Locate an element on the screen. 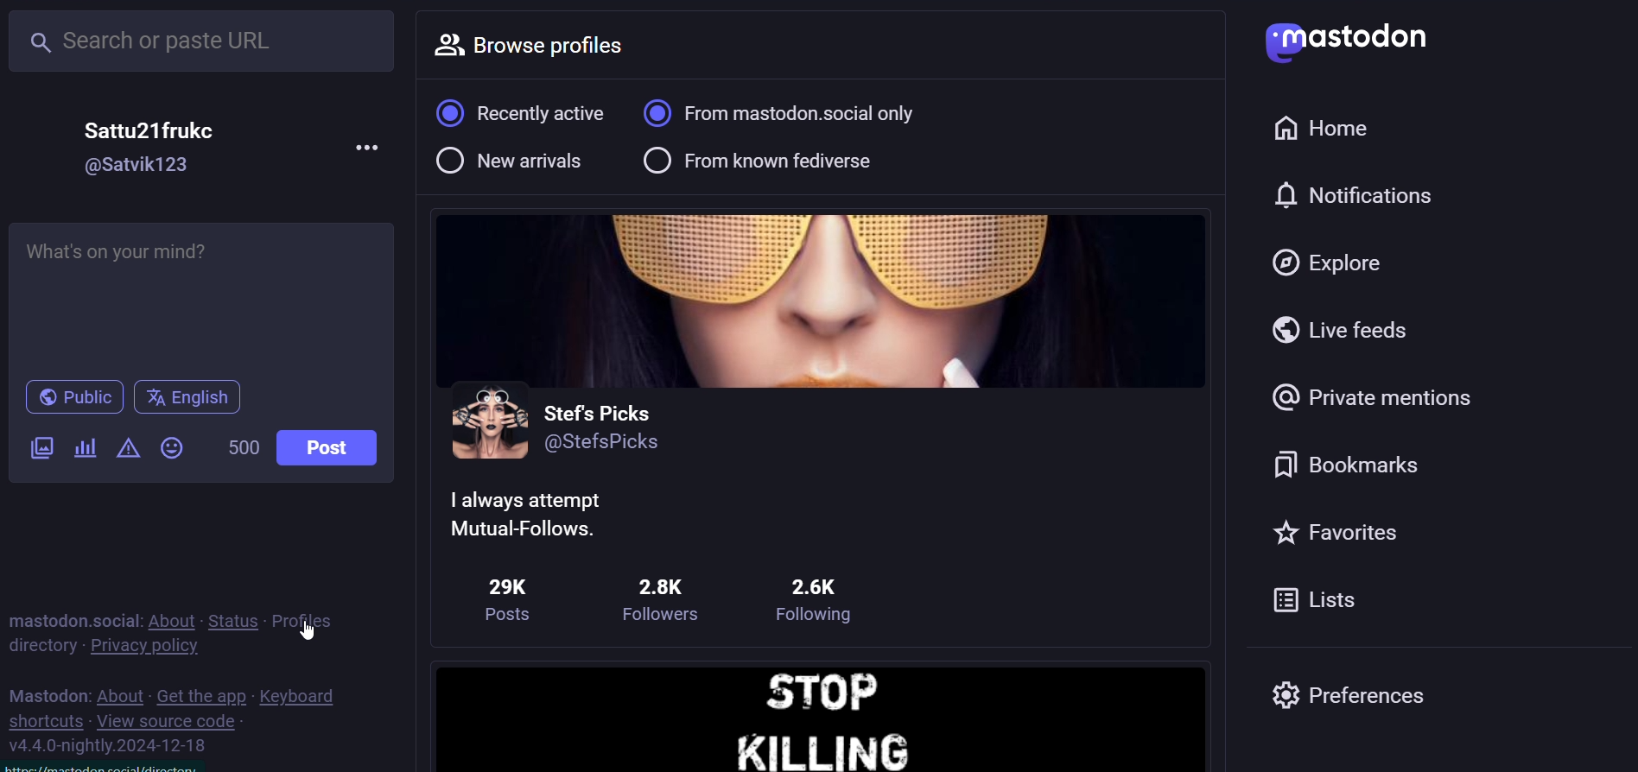 This screenshot has width=1638, height=772. home is located at coordinates (1327, 130).